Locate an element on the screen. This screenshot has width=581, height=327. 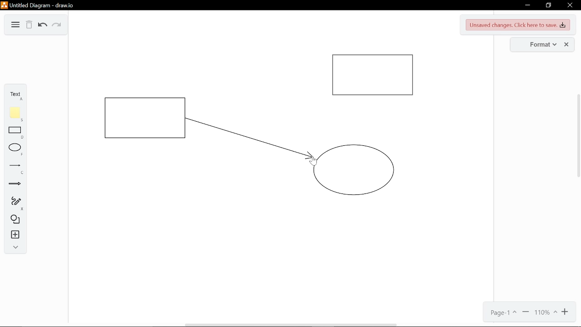
Rectangle is located at coordinates (373, 75).